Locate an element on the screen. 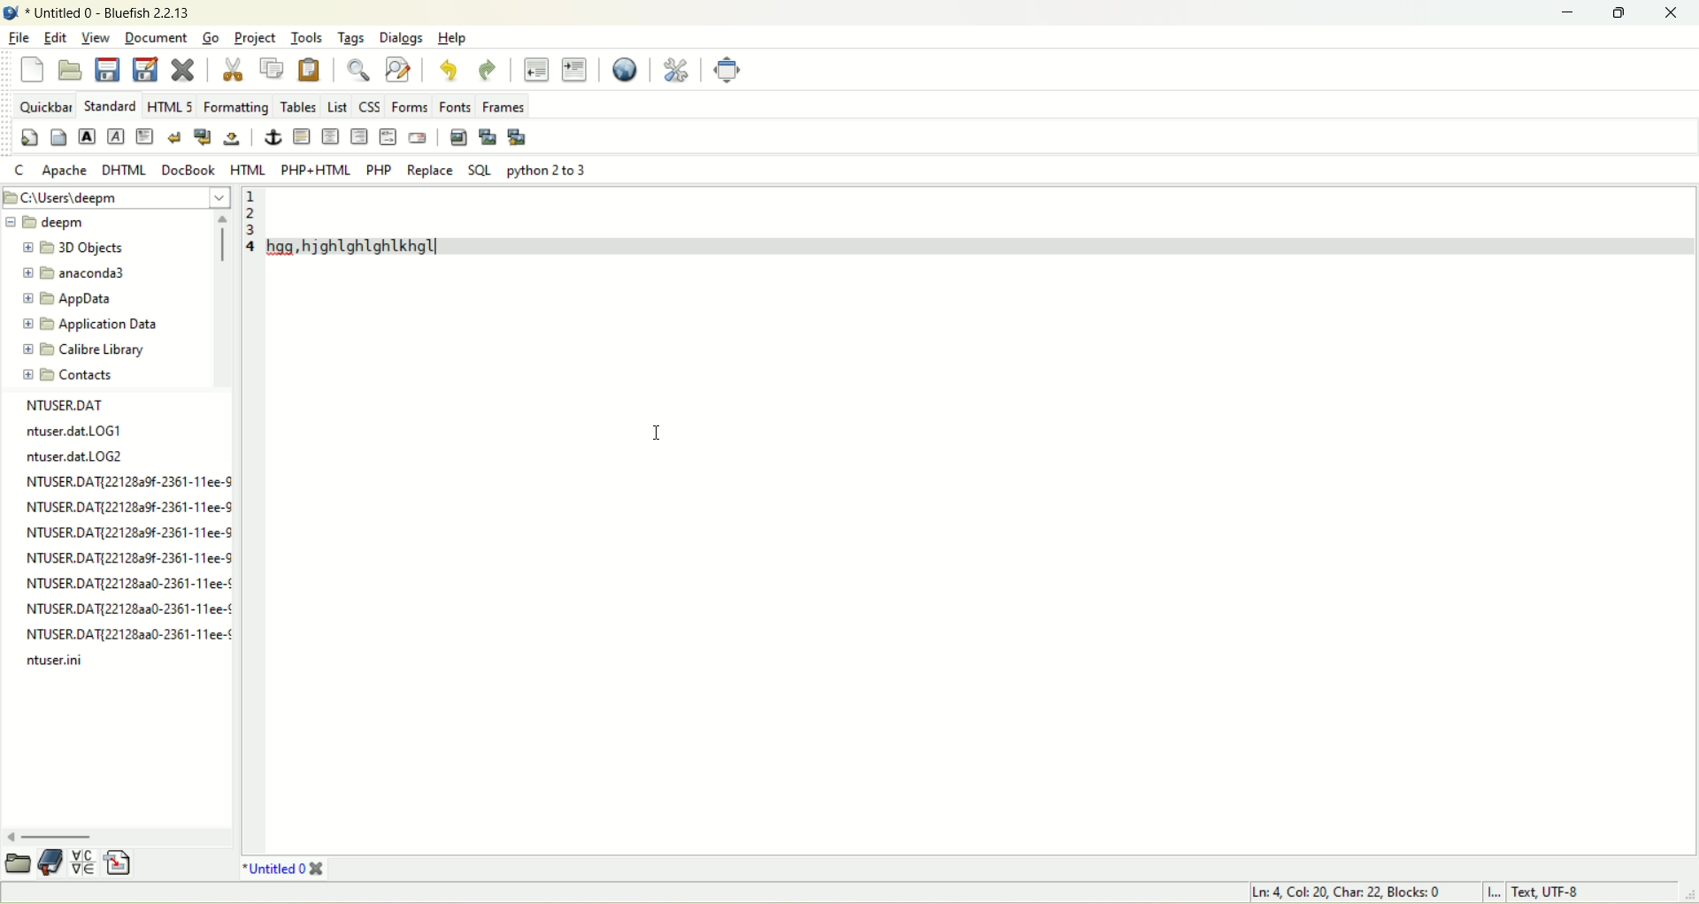 Image resolution: width=1699 pixels, height=904 pixels. fullscreen is located at coordinates (726, 69).